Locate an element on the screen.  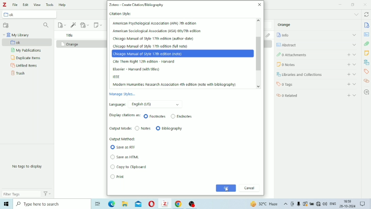
New Item is located at coordinates (63, 25).